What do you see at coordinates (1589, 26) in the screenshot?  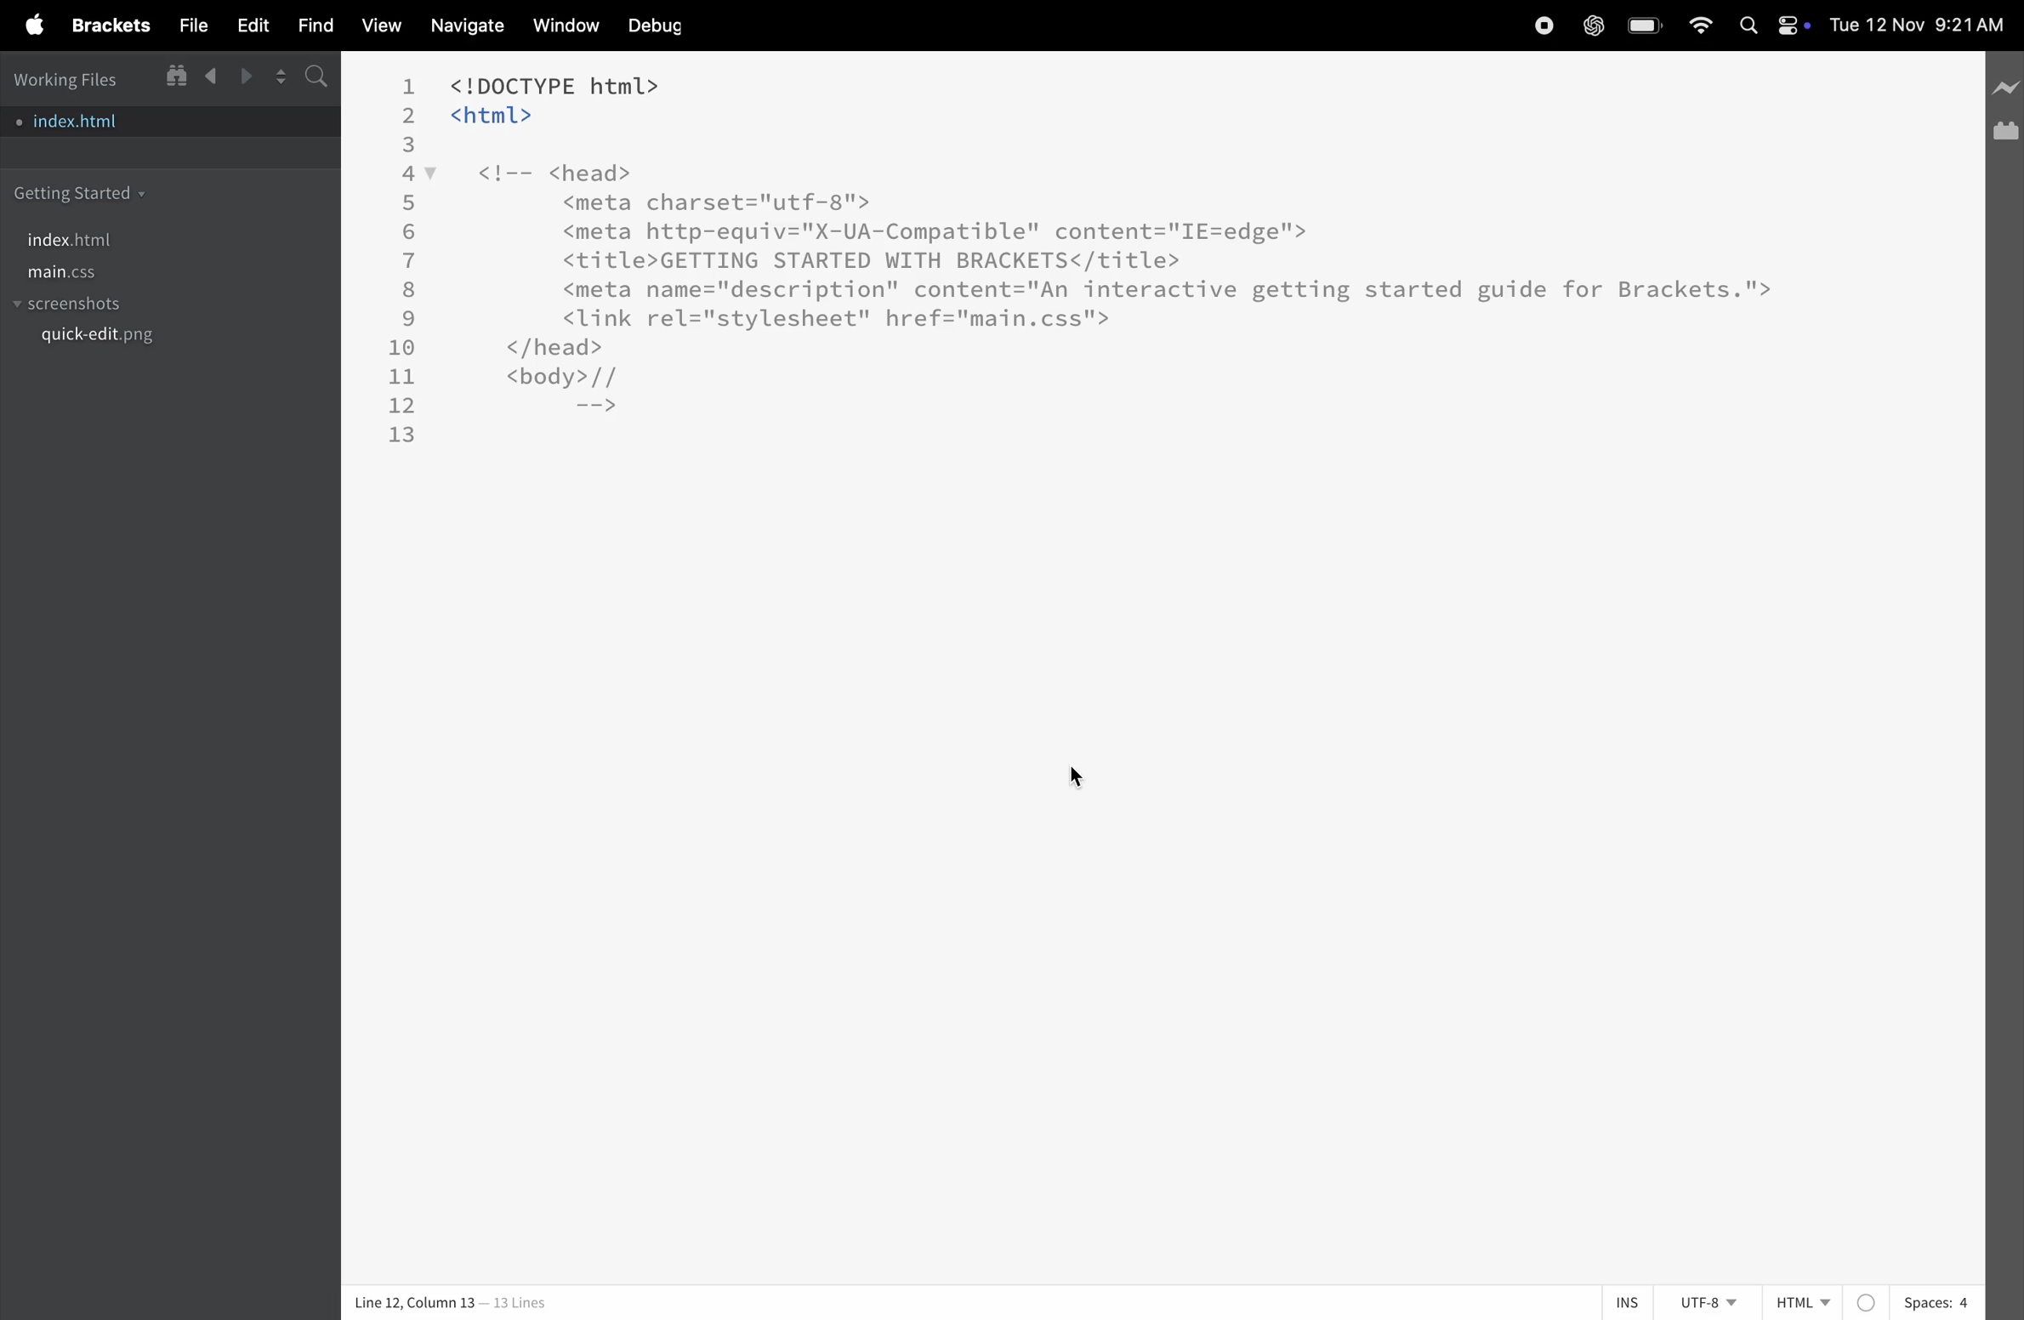 I see `chatgpt` at bounding box center [1589, 26].